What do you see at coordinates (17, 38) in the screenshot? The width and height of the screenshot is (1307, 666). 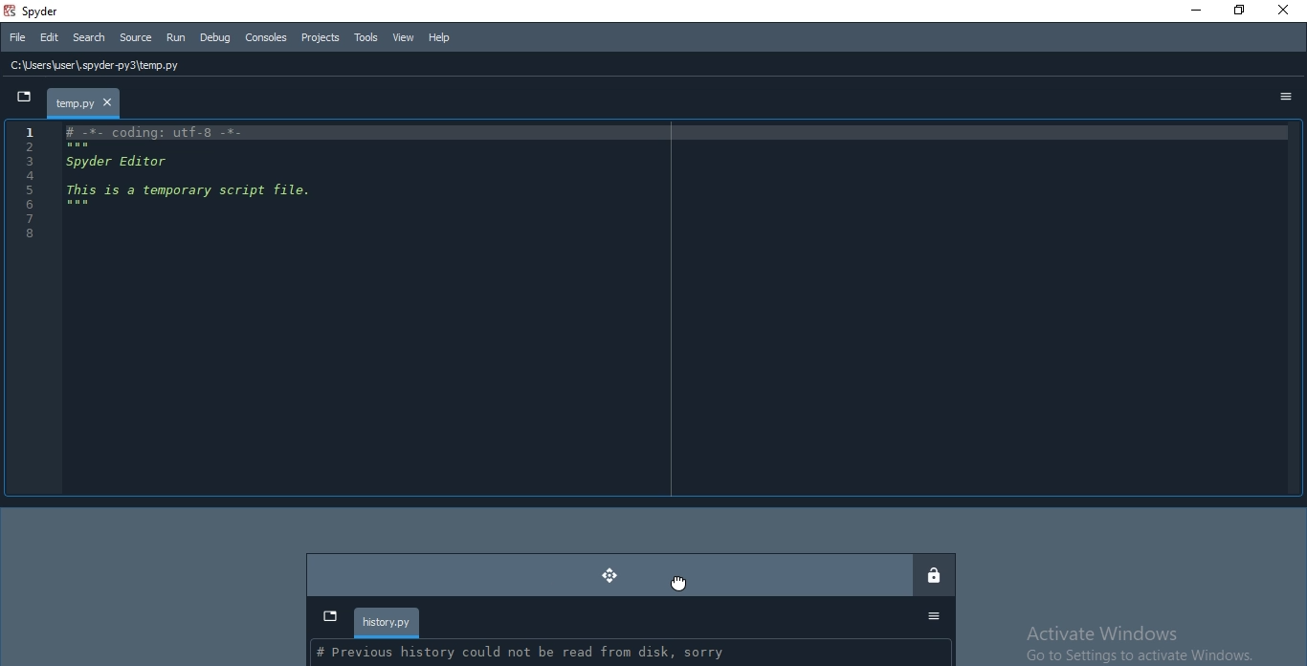 I see `File ` at bounding box center [17, 38].